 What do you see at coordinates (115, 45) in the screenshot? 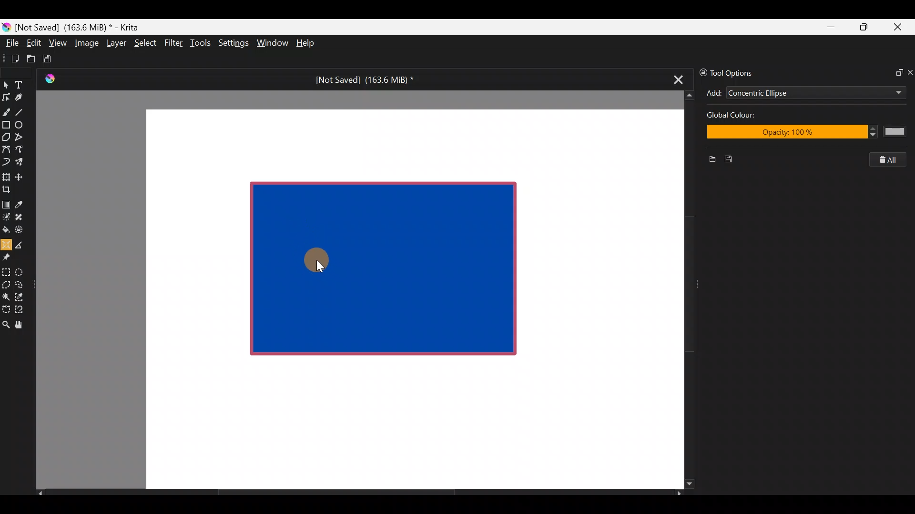
I see `Layer` at bounding box center [115, 45].